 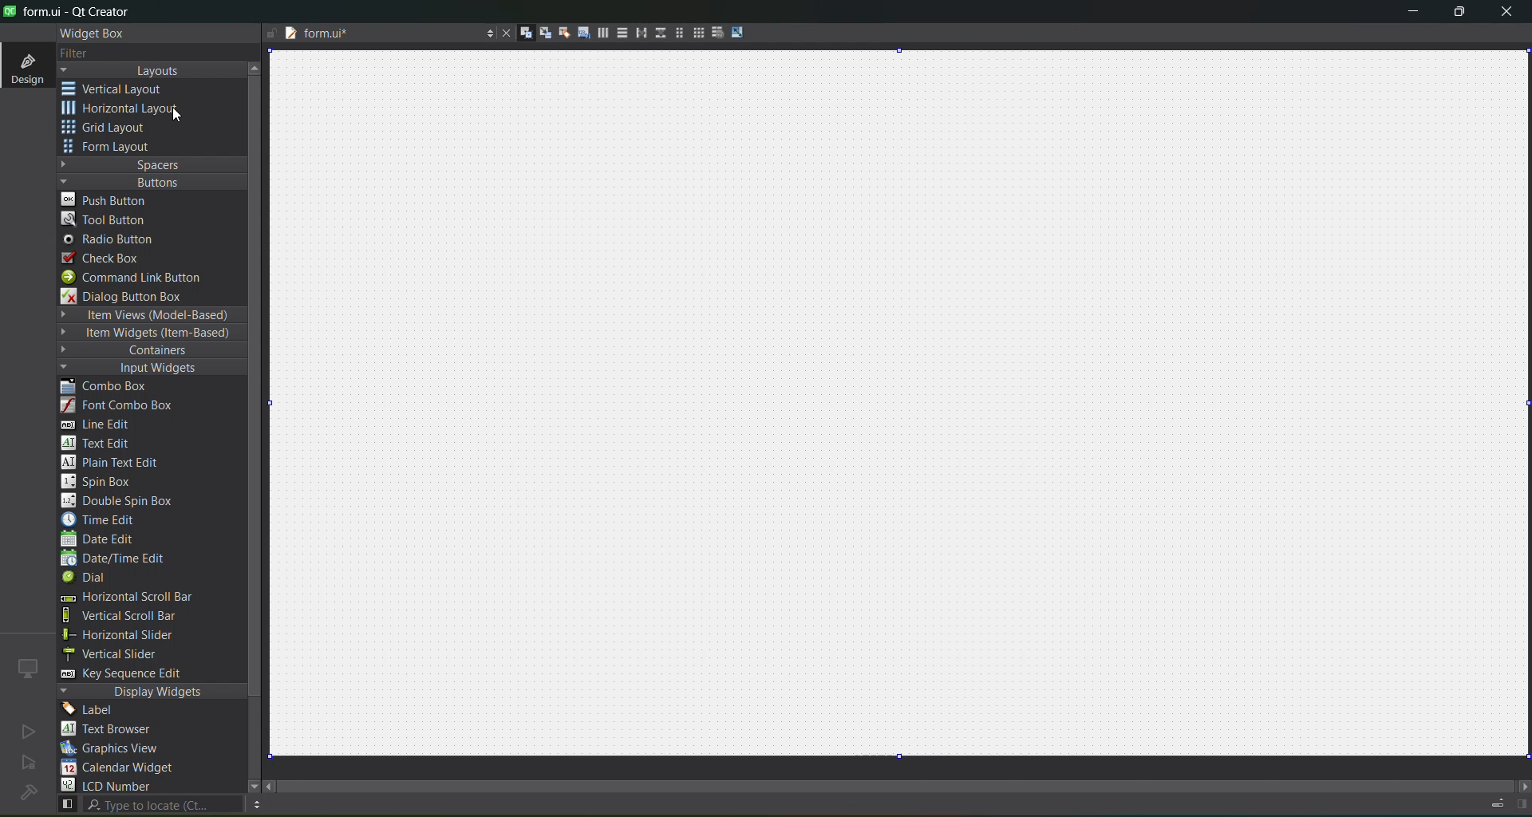 What do you see at coordinates (693, 33) in the screenshot?
I see `layout in a grid` at bounding box center [693, 33].